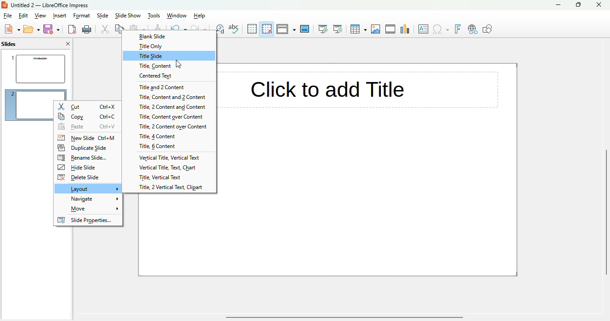 The height and width of the screenshot is (321, 610). What do you see at coordinates (376, 29) in the screenshot?
I see `insert image` at bounding box center [376, 29].